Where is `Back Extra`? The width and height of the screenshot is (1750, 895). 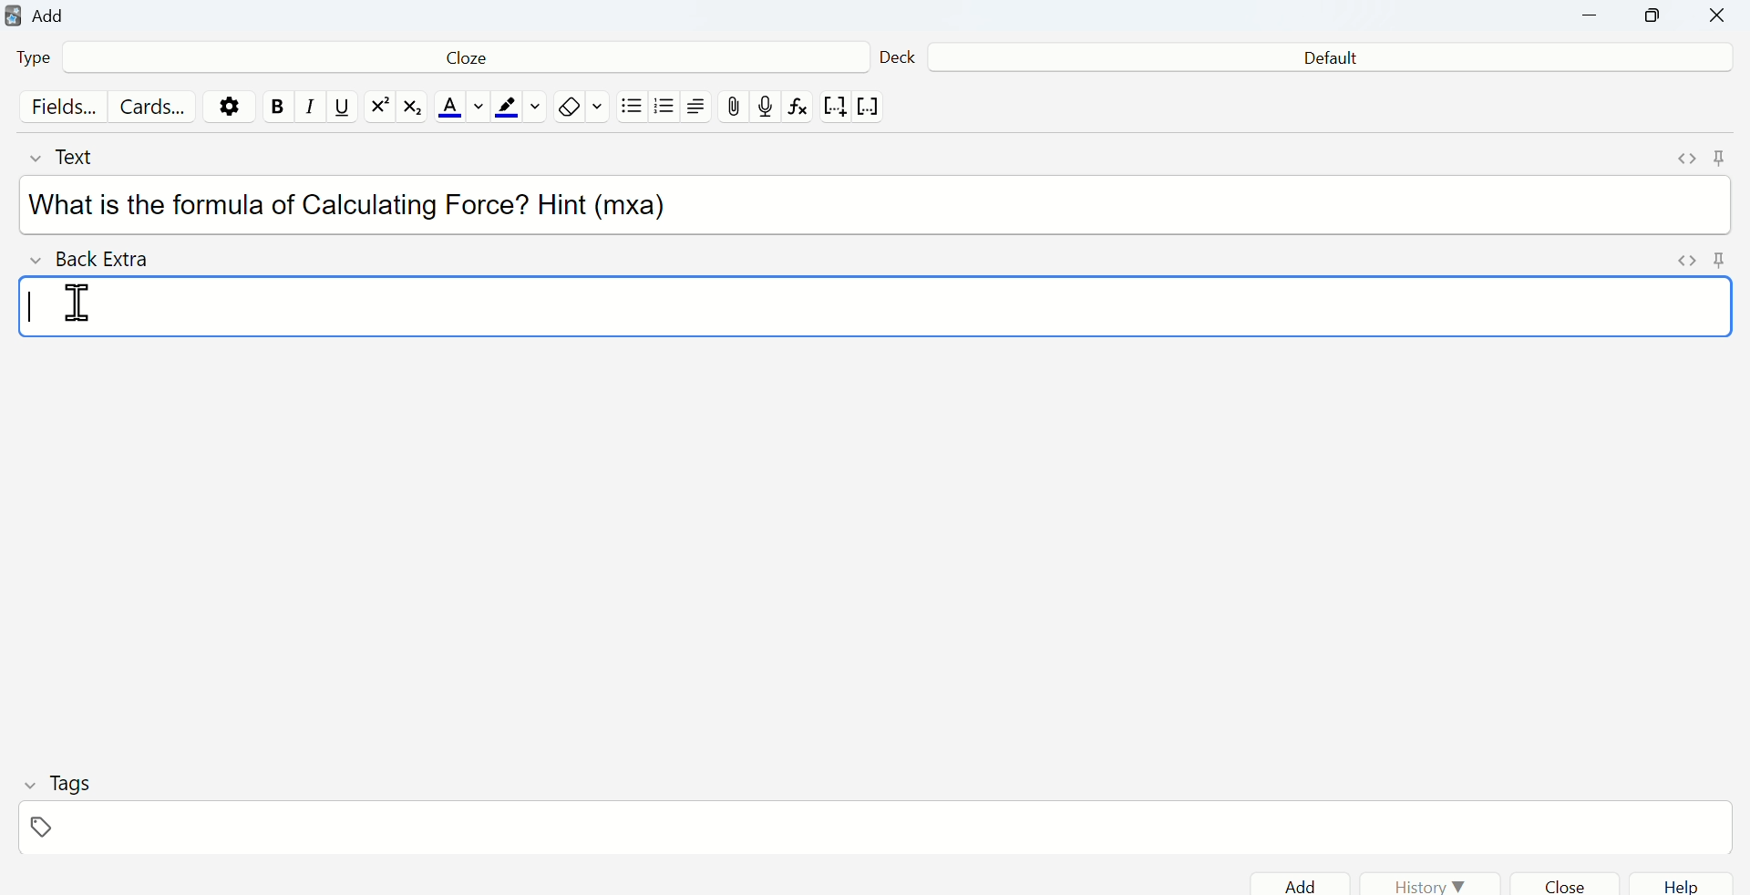
Back Extra is located at coordinates (97, 260).